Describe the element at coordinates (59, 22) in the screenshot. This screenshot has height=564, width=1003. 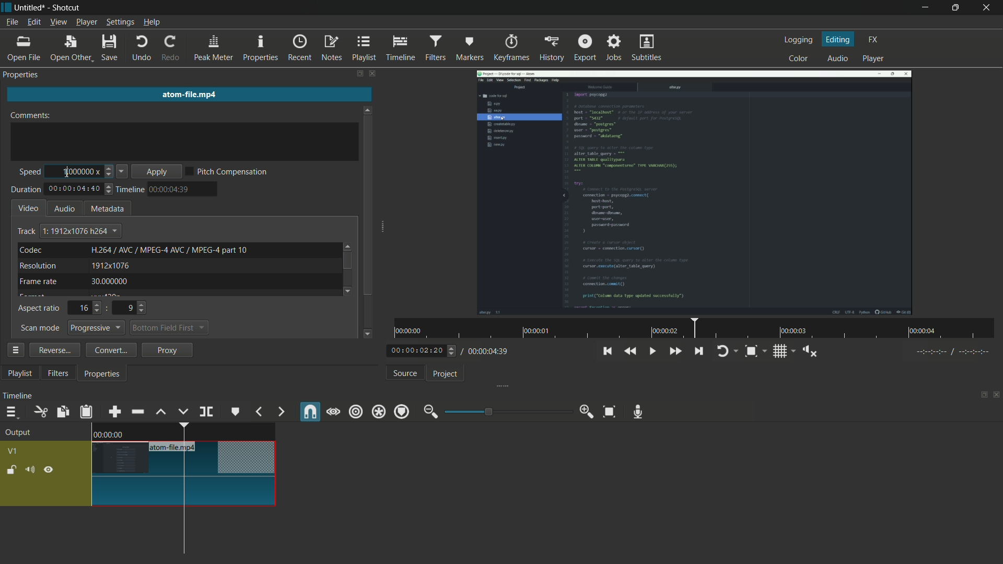
I see `view menu` at that location.